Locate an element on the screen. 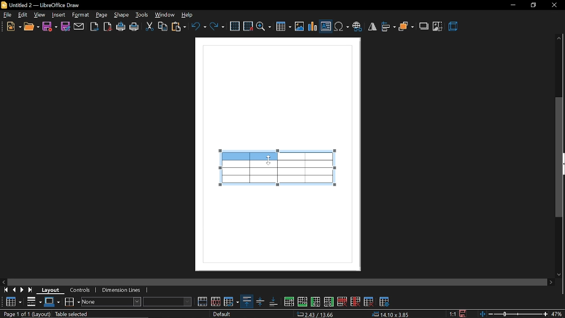  undo is located at coordinates (199, 27).